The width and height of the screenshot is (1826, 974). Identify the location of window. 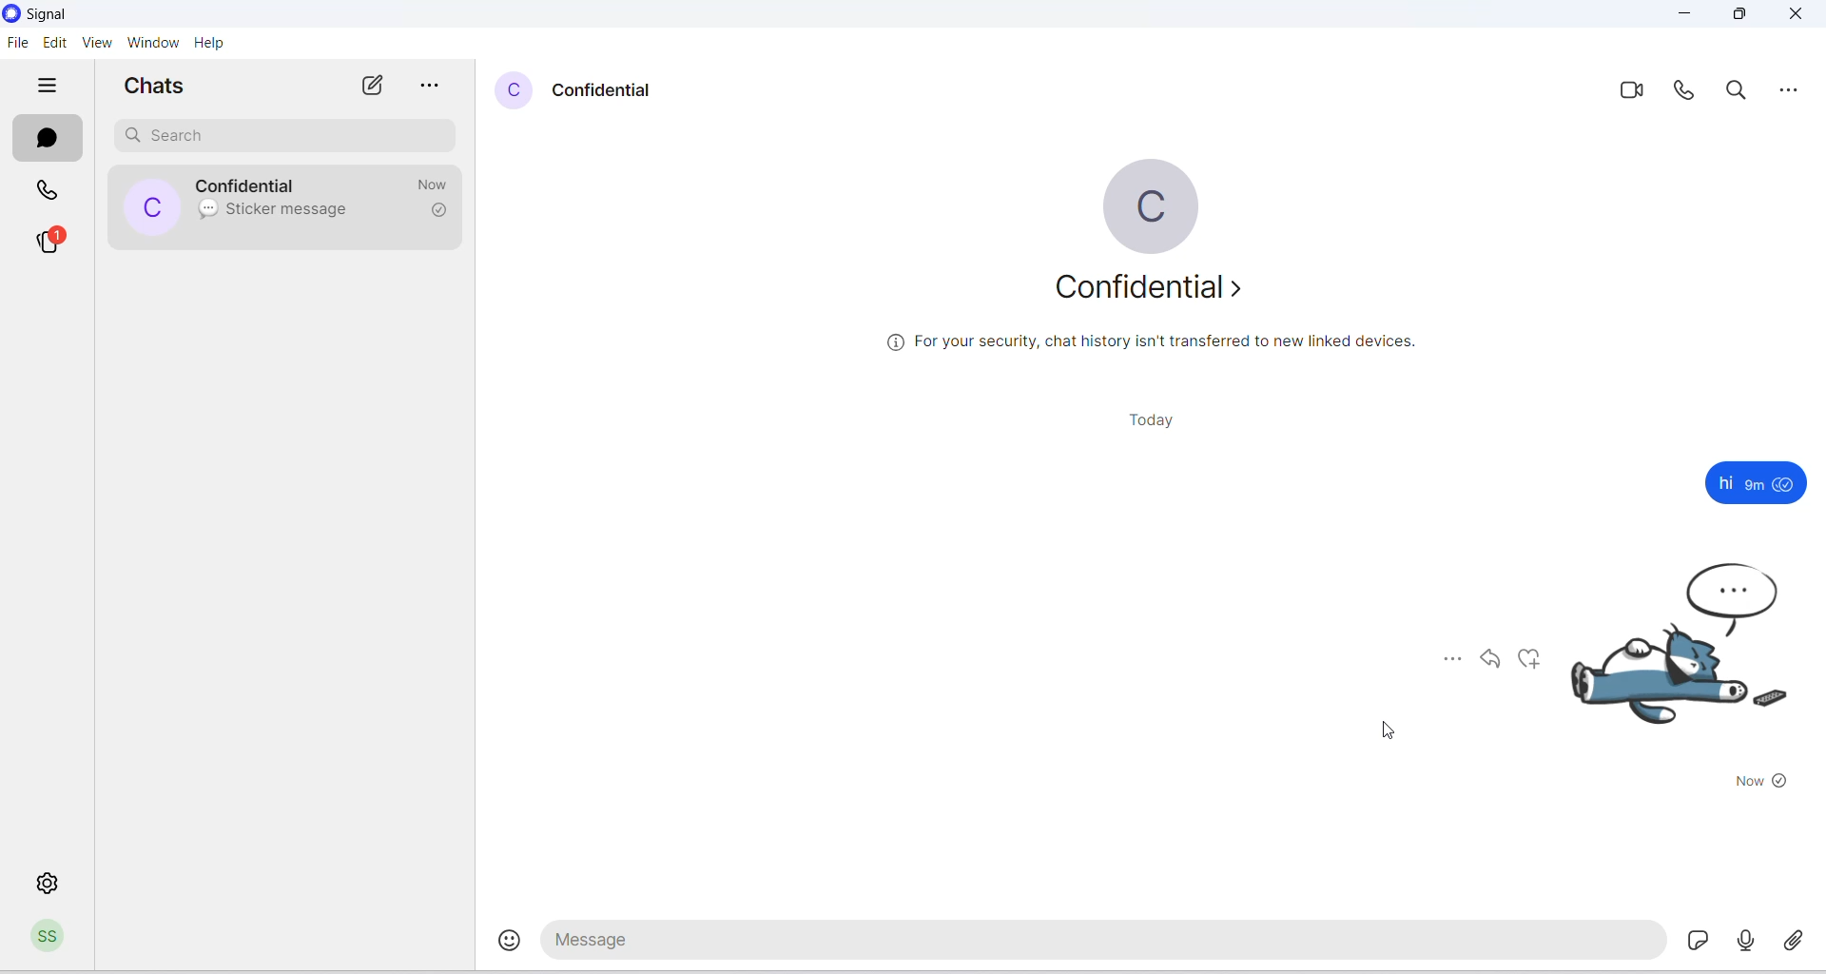
(152, 43).